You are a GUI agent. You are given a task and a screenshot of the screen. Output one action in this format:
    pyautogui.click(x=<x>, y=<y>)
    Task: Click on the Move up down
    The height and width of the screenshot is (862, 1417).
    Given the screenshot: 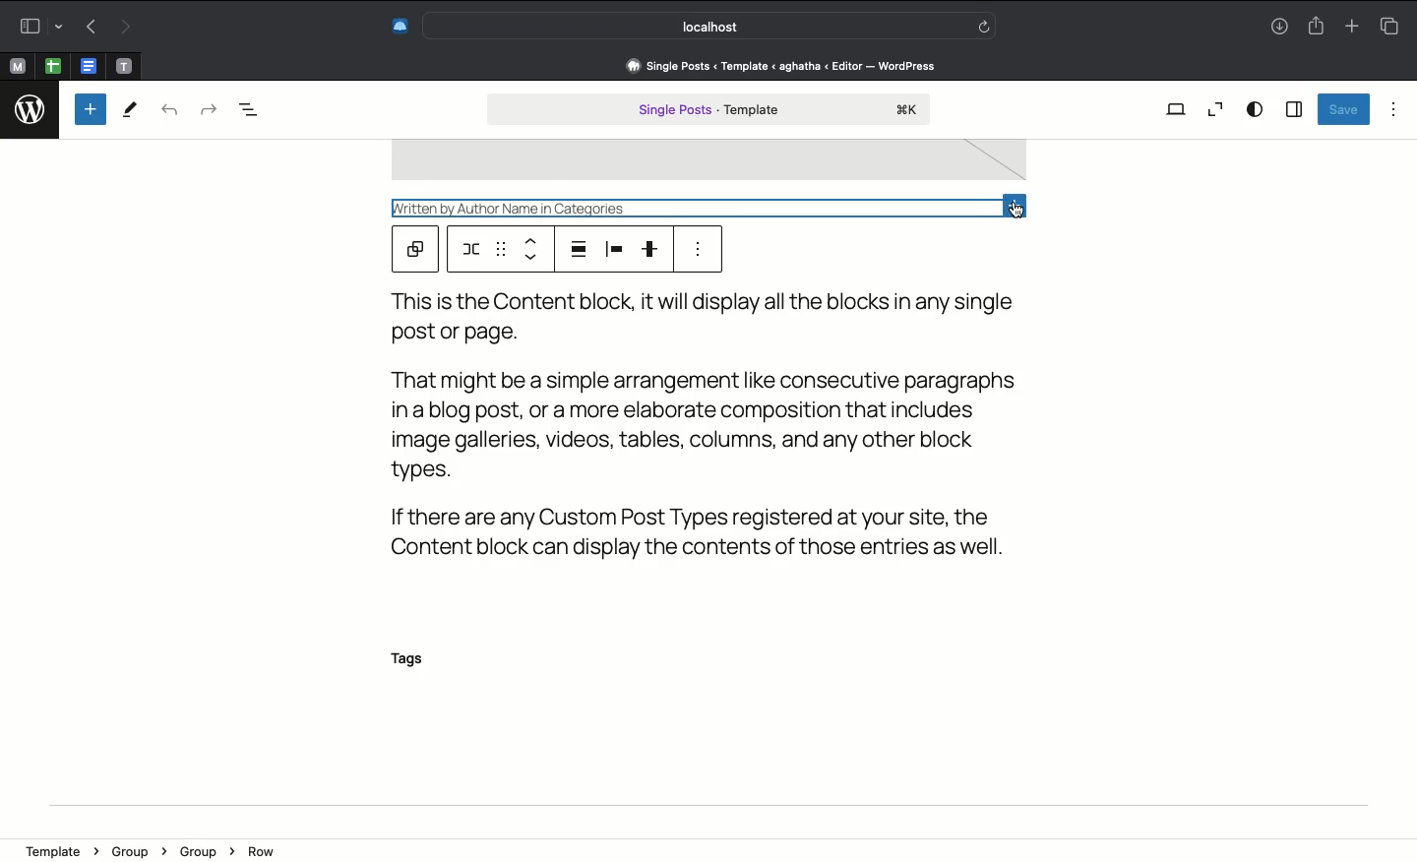 What is the action you would take?
    pyautogui.click(x=532, y=247)
    